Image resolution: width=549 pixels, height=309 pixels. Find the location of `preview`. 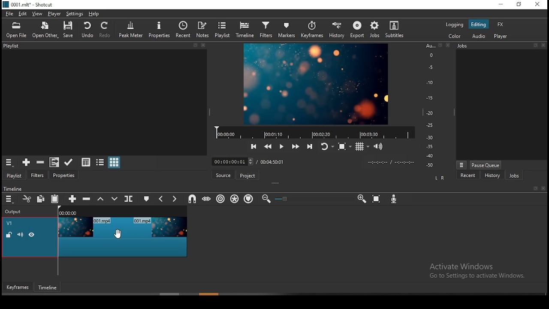

preview is located at coordinates (316, 82).